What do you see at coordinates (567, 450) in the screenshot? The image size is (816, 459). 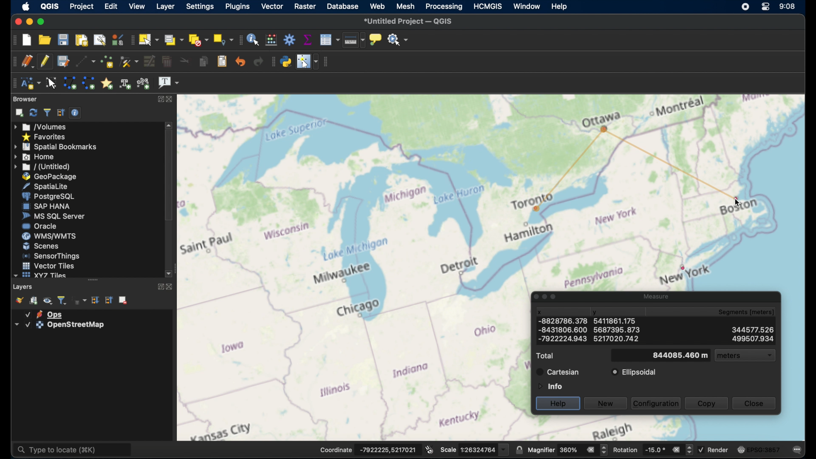 I see `magnifier` at bounding box center [567, 450].